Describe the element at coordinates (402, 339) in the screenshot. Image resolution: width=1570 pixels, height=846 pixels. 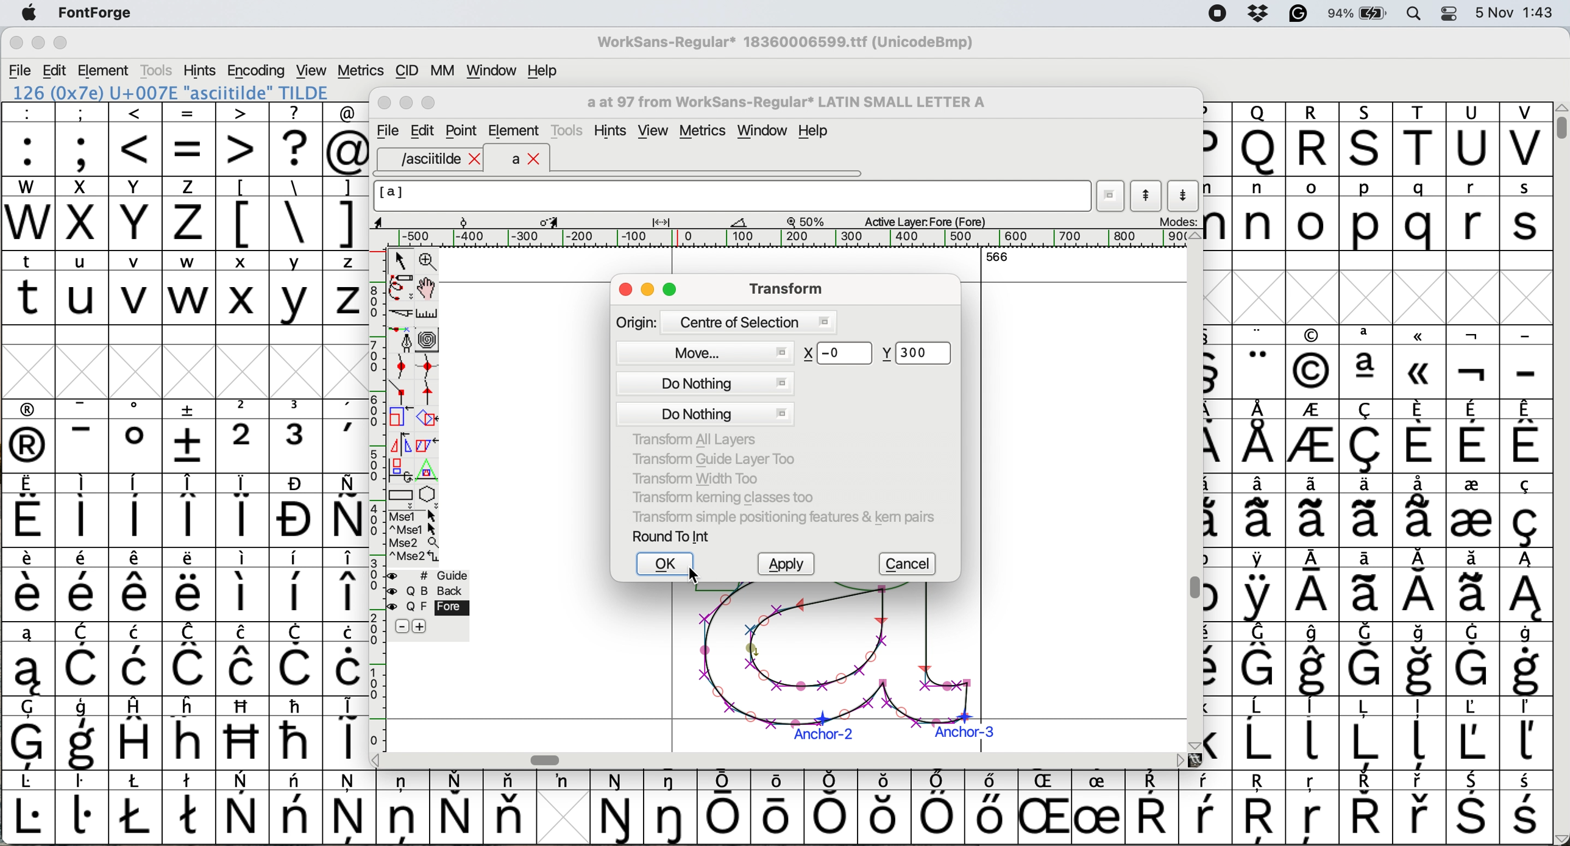
I see `add a  point then drag out its control points` at that location.